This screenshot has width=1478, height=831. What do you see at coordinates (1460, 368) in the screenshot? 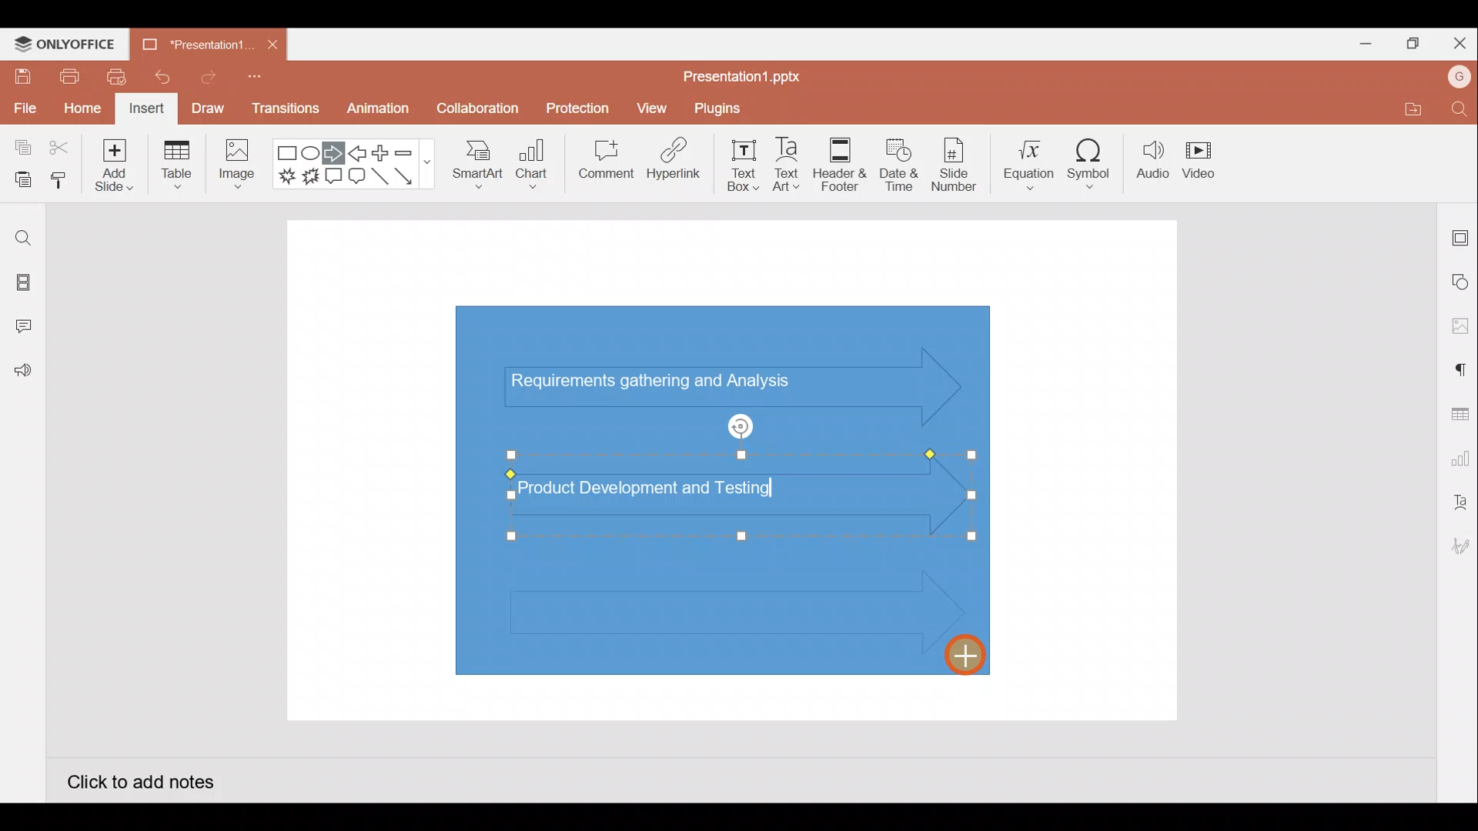
I see `Paragraph settings` at bounding box center [1460, 368].